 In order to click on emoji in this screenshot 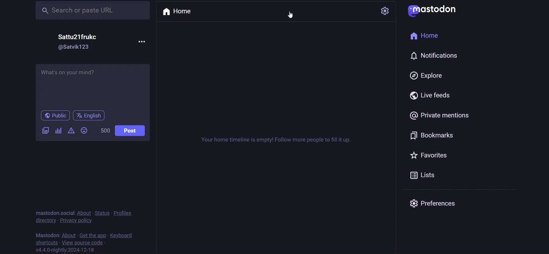, I will do `click(85, 130)`.